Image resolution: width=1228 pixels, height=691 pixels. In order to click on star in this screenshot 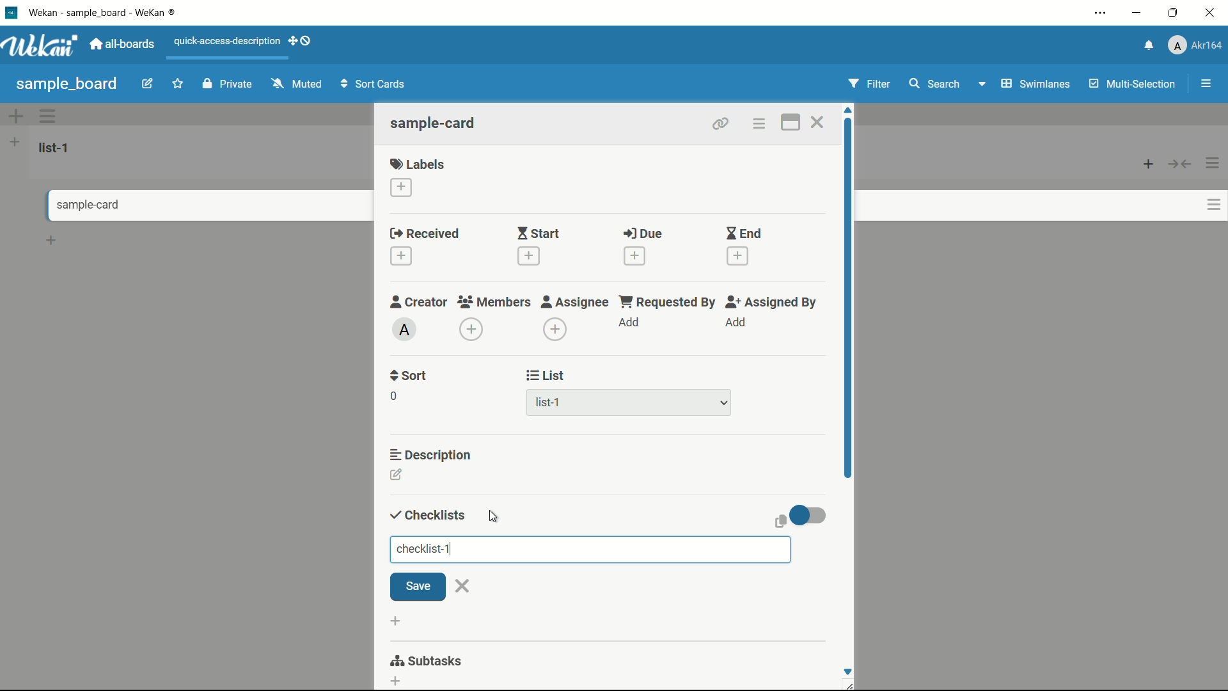, I will do `click(180, 85)`.